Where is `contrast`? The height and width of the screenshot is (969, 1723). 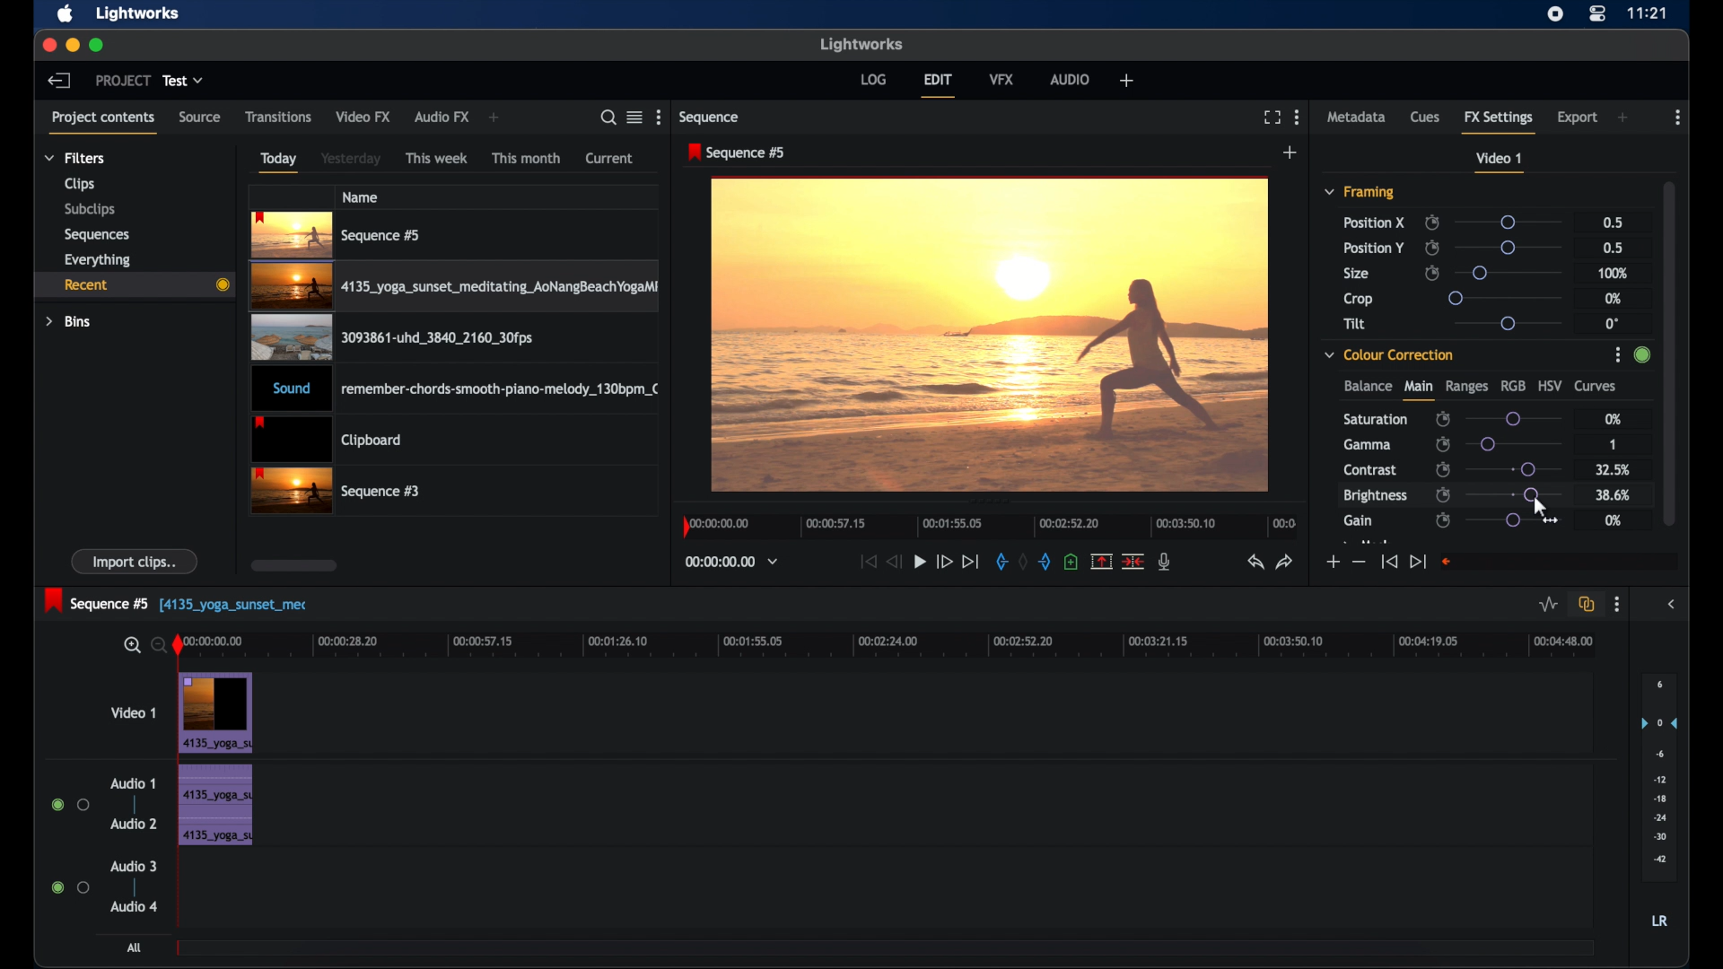 contrast is located at coordinates (1369, 471).